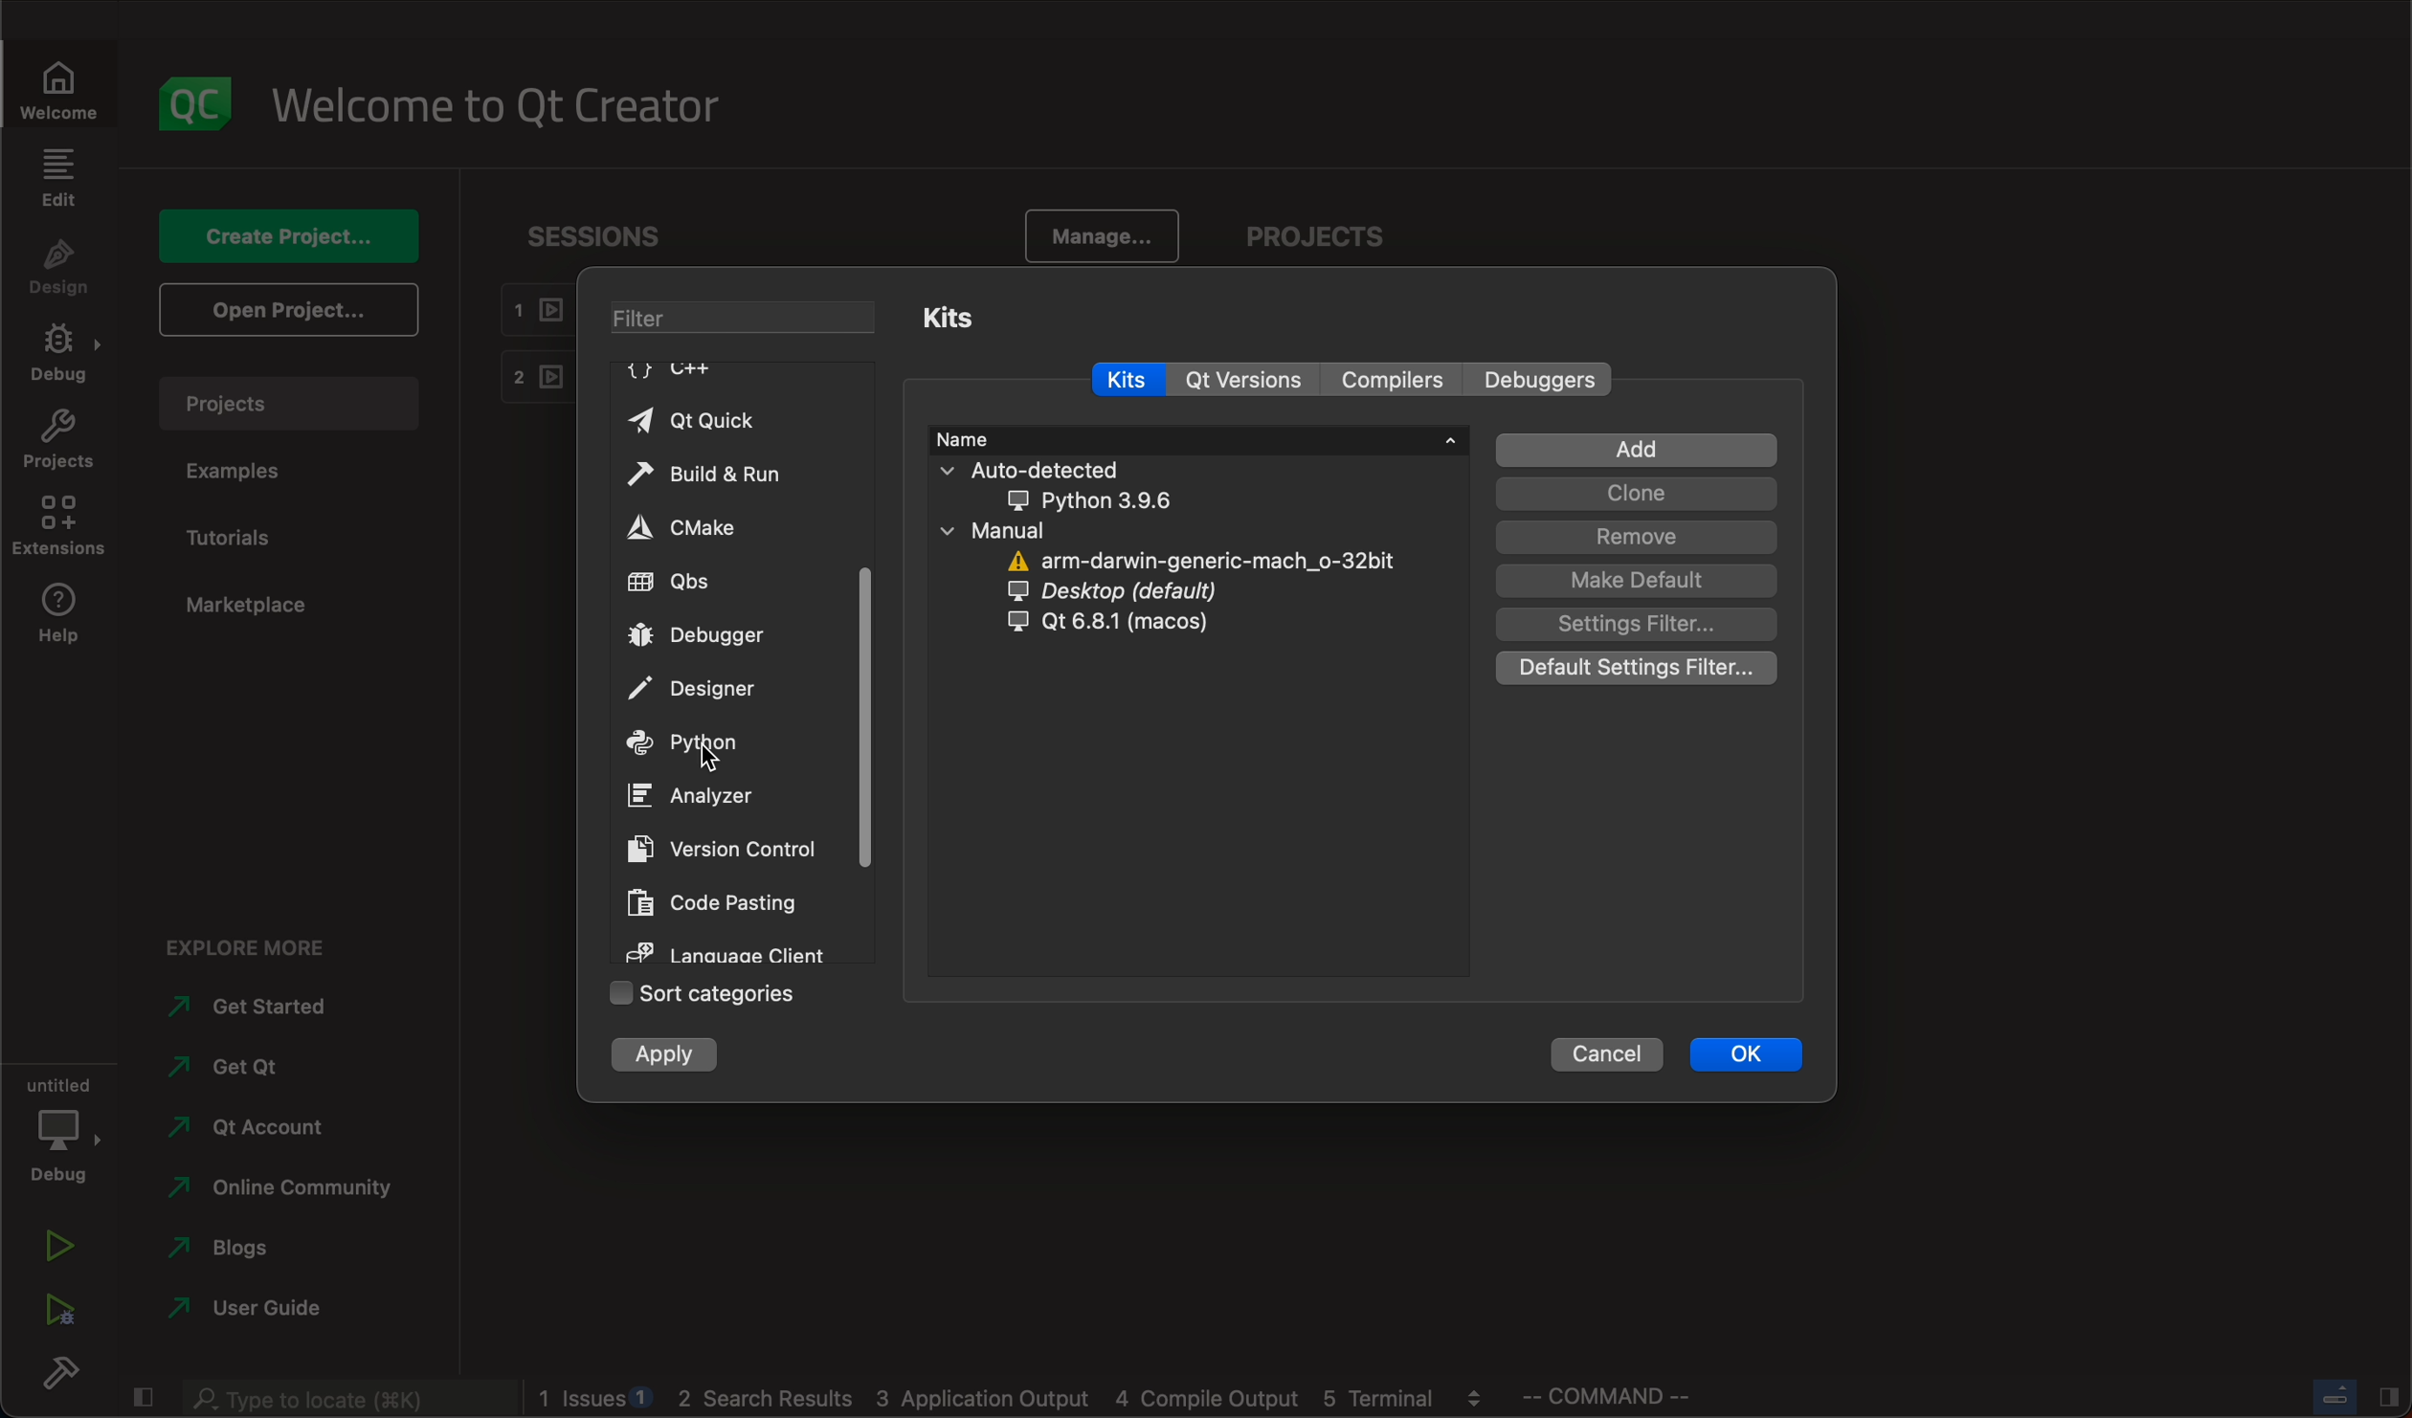 This screenshot has height=1418, width=2412. What do you see at coordinates (1543, 378) in the screenshot?
I see `debuggers` at bounding box center [1543, 378].